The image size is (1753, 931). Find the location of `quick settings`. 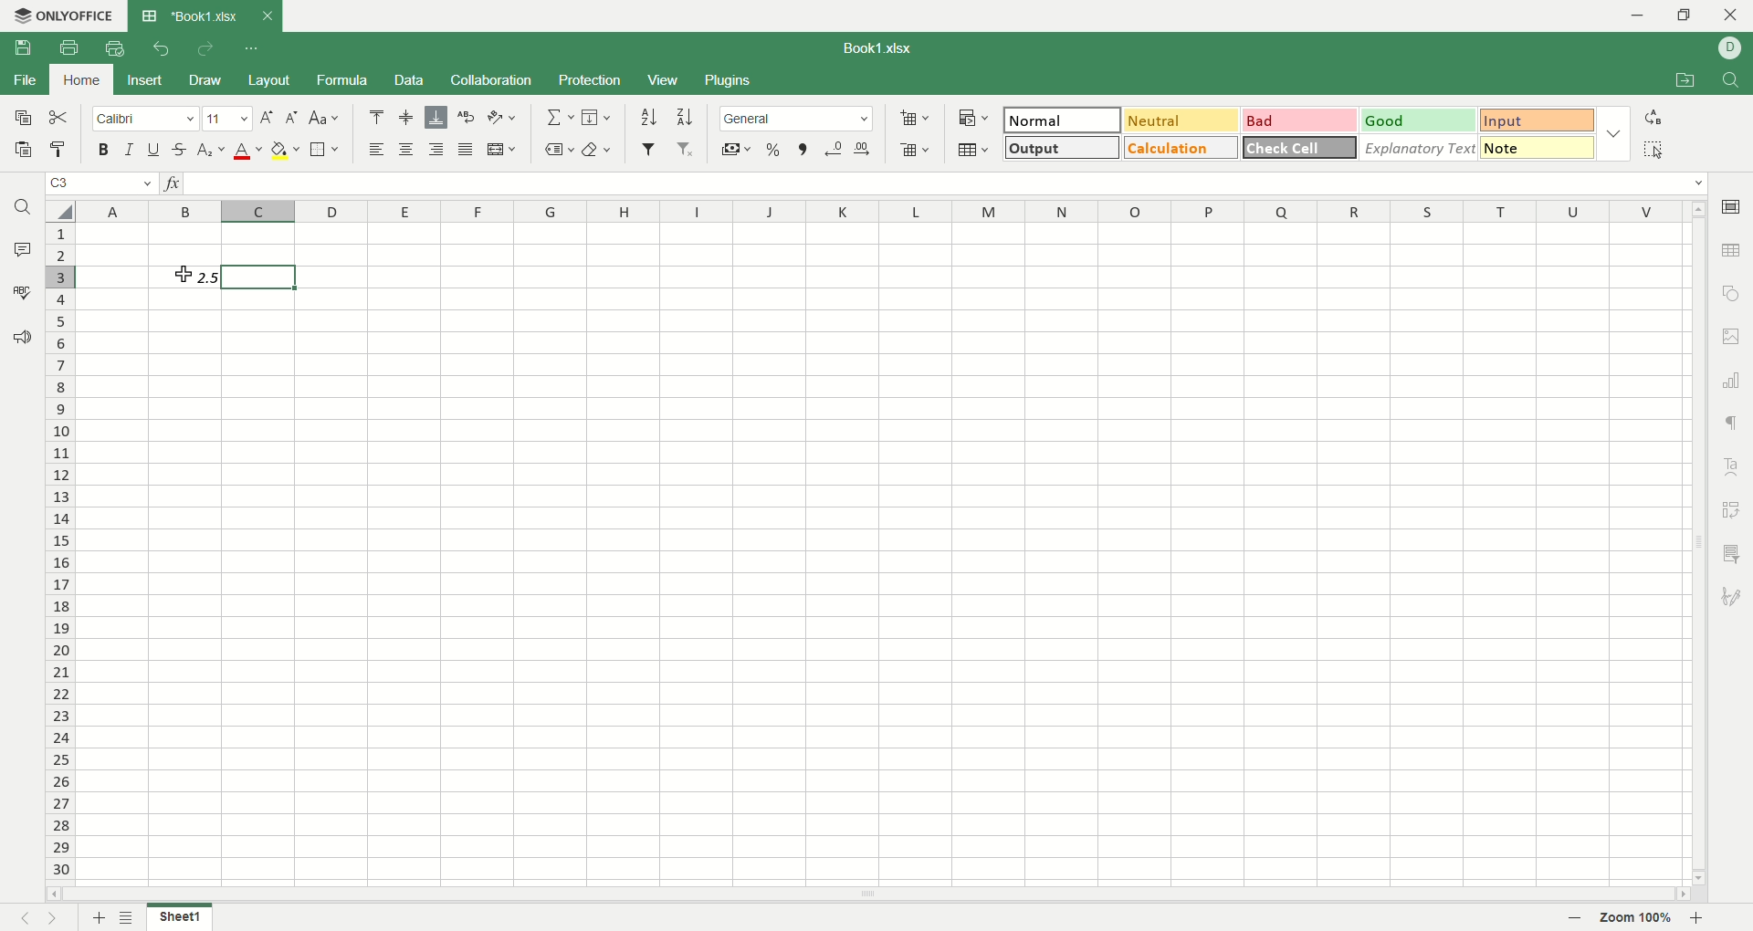

quick settings is located at coordinates (249, 47).